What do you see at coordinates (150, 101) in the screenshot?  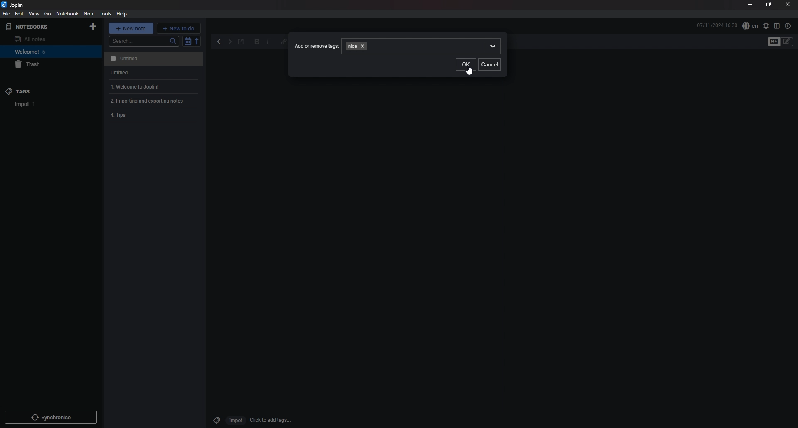 I see `2. Importing` at bounding box center [150, 101].